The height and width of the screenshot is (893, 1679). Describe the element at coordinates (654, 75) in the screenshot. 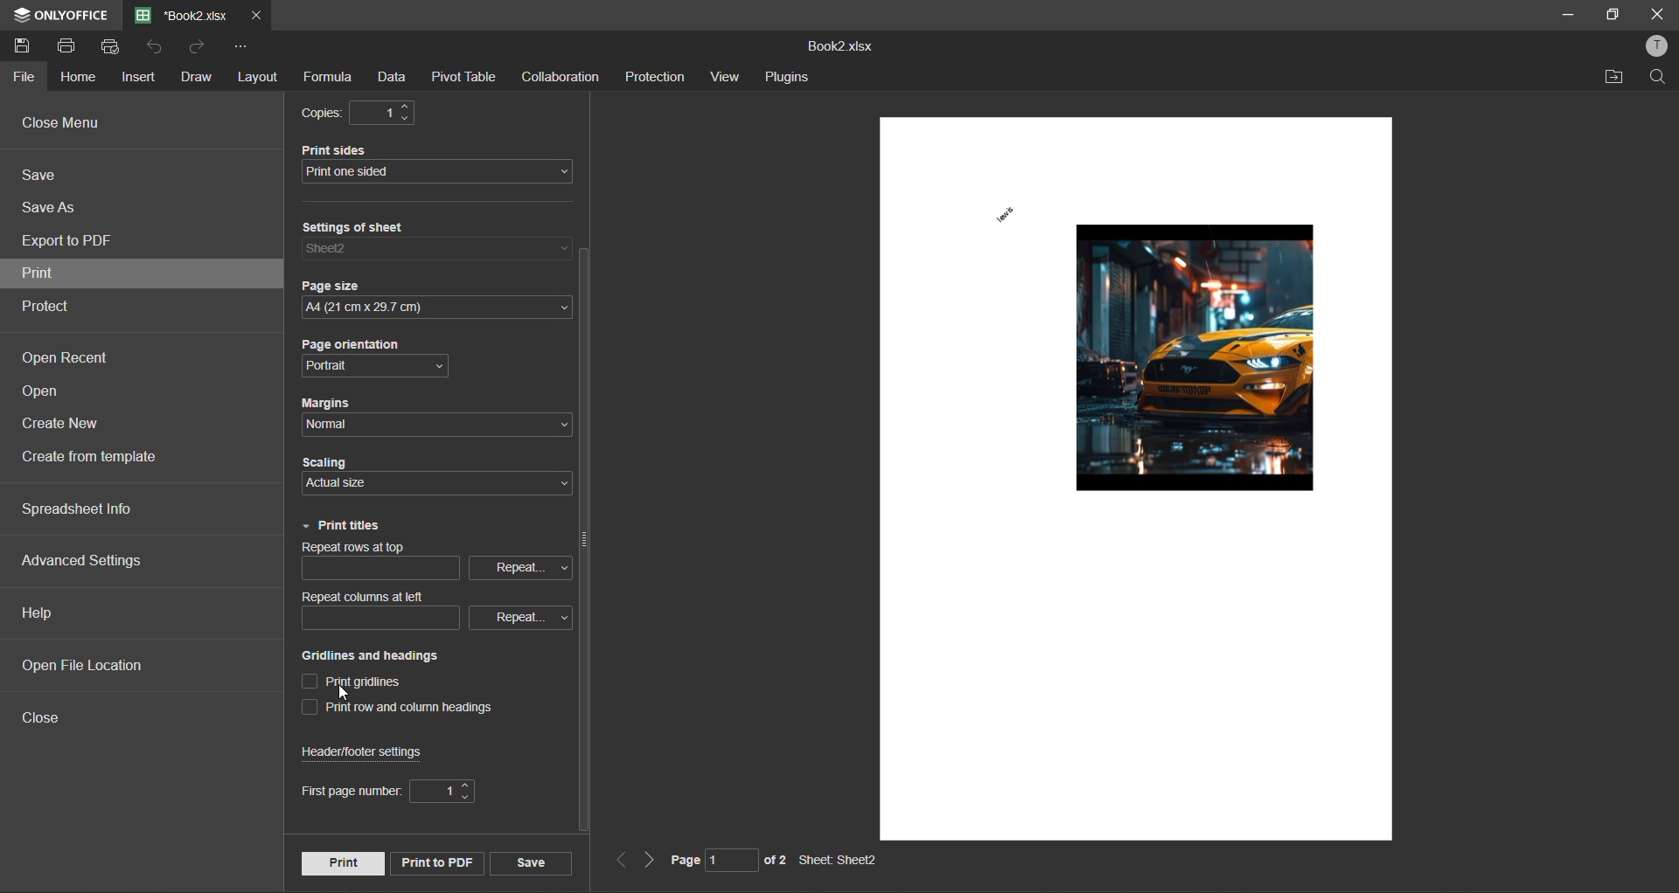

I see `protection` at that location.